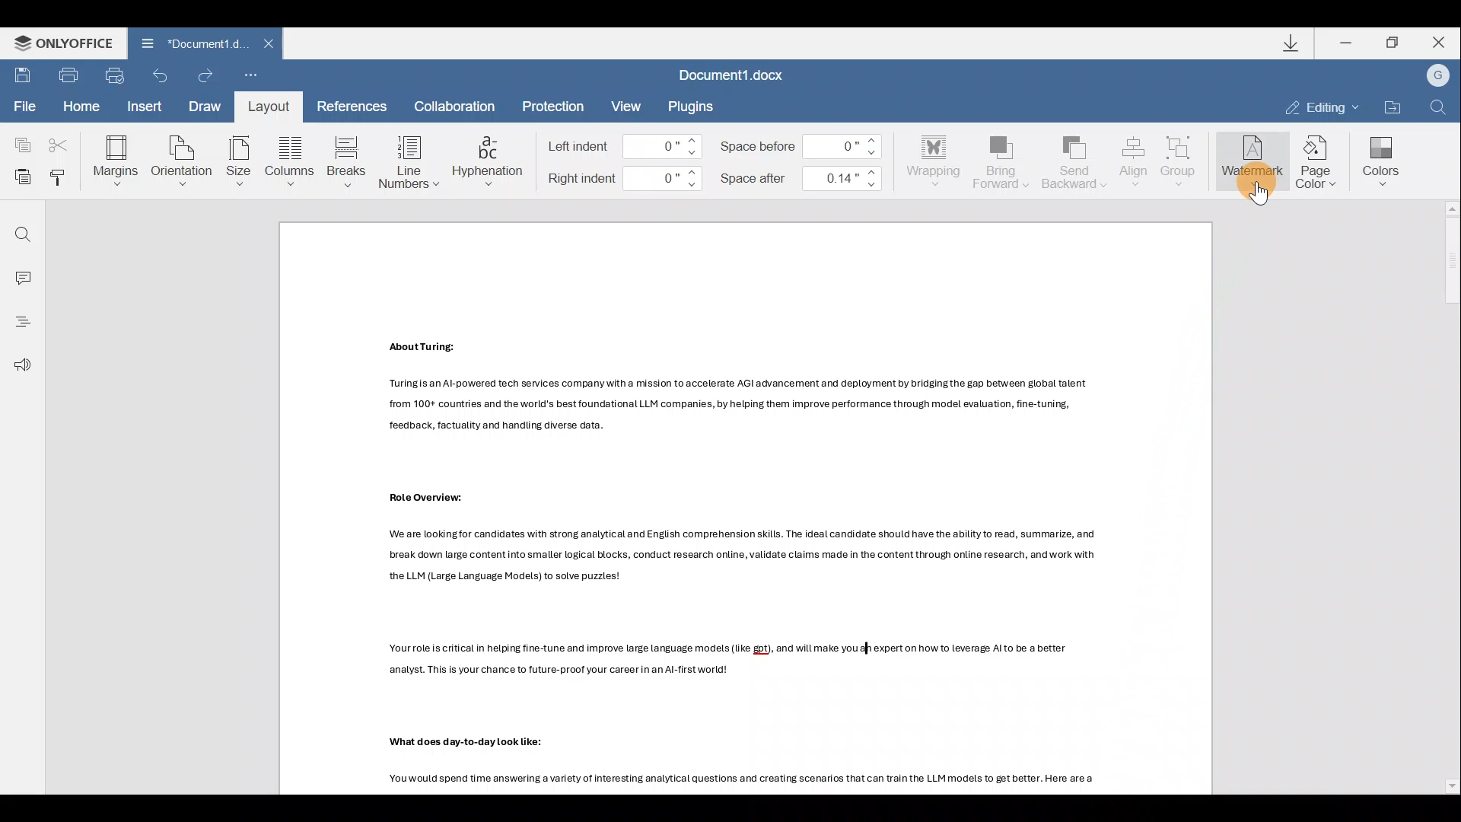  I want to click on Customize quick access toolbar, so click(247, 76).